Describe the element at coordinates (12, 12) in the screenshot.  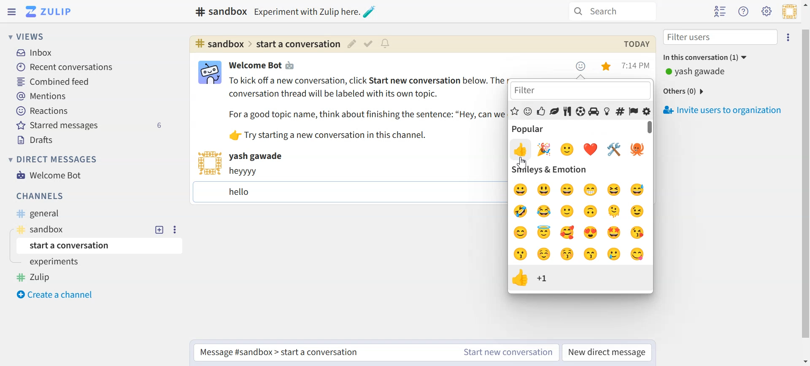
I see `Hide Left sidebar` at that location.